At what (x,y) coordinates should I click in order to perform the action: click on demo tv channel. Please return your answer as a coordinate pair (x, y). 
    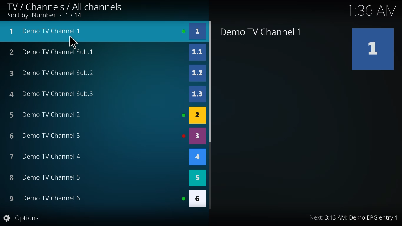
    Looking at the image, I should click on (262, 32).